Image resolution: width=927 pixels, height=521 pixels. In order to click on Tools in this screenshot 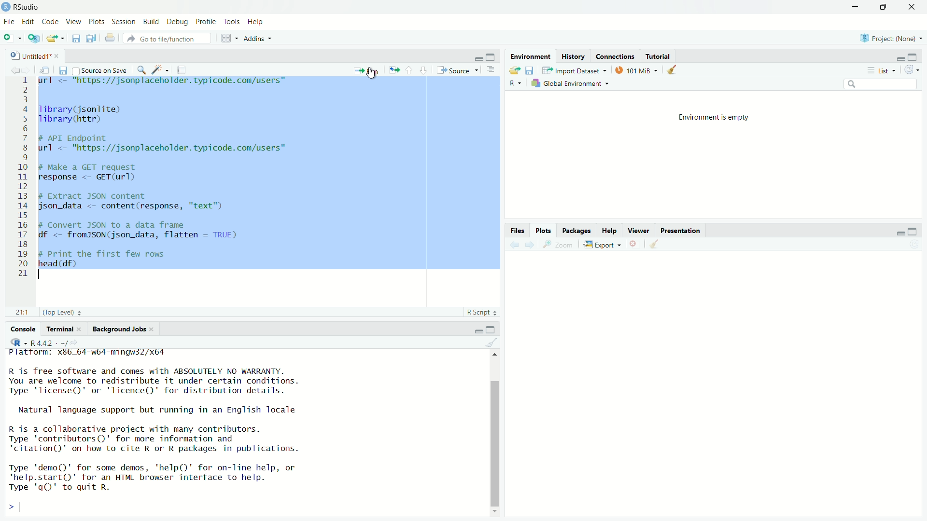, I will do `click(232, 22)`.